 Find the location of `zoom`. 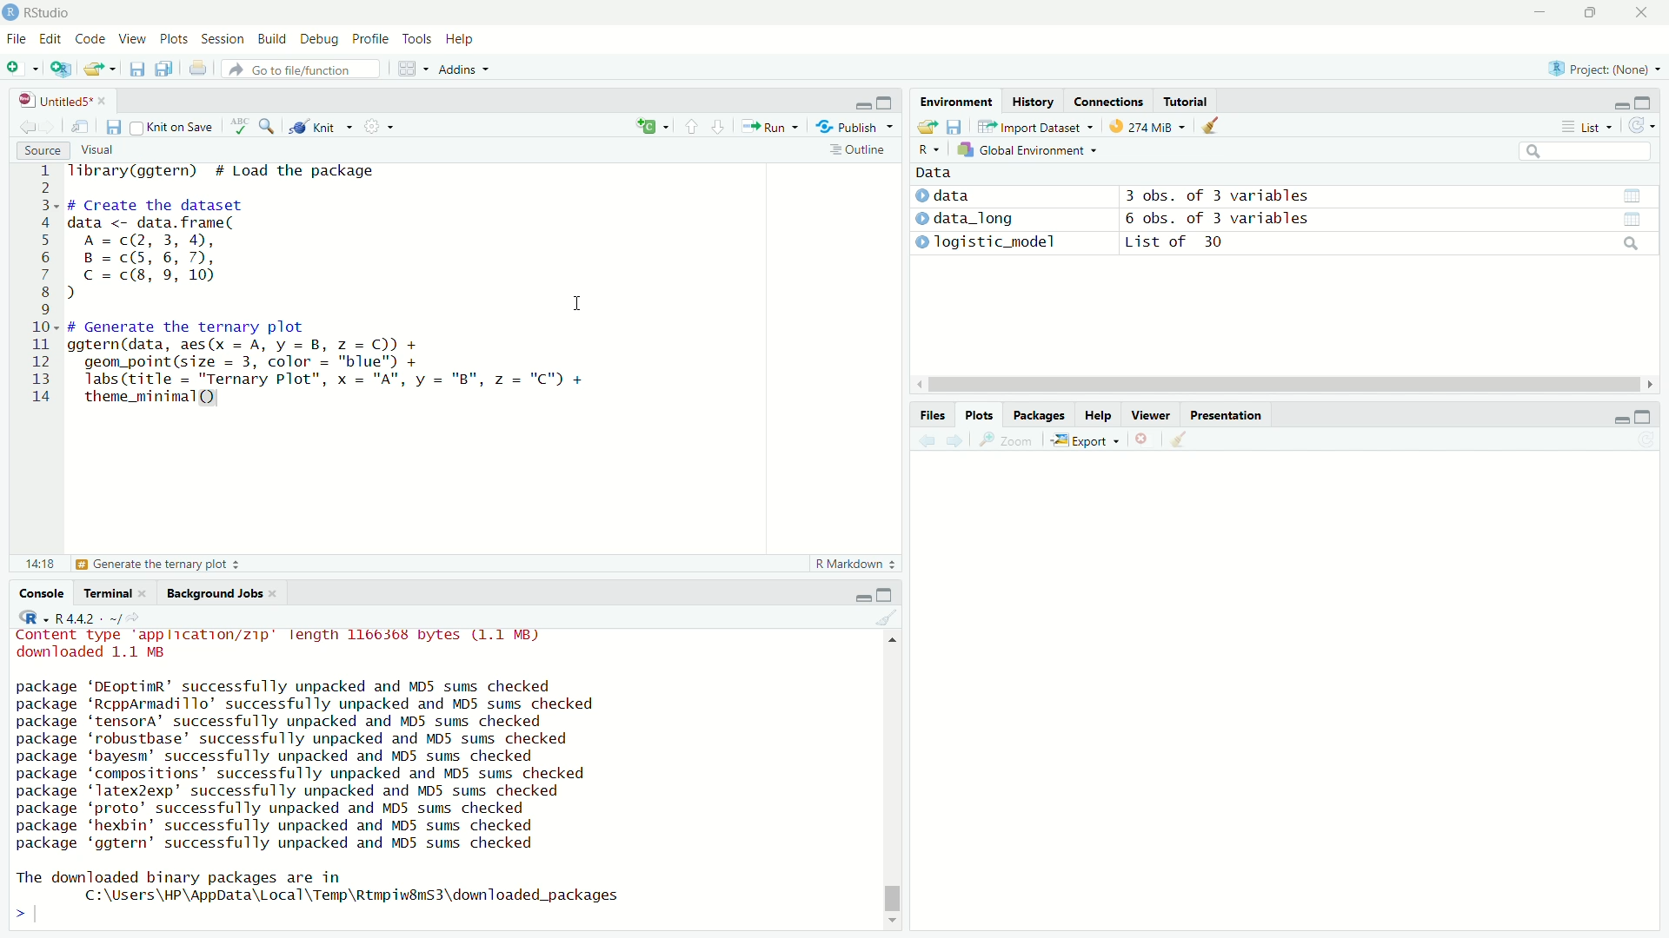

zoom is located at coordinates (1009, 444).